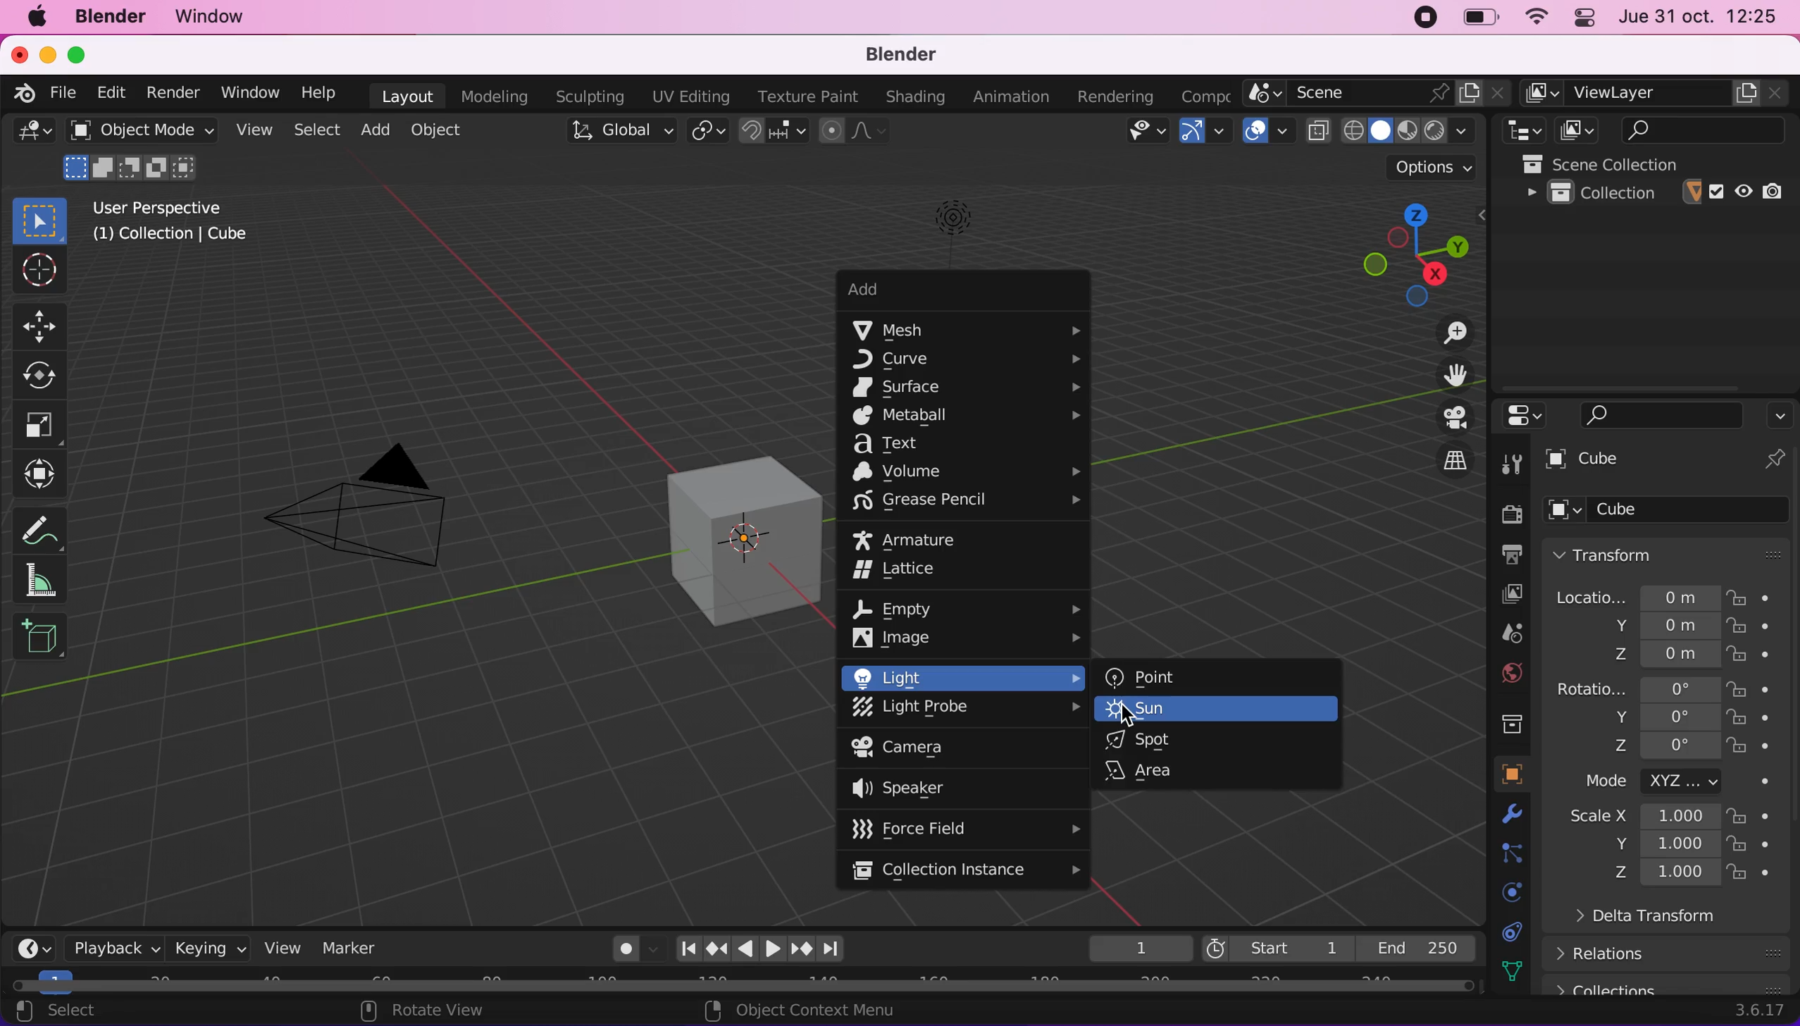  Describe the element at coordinates (1670, 553) in the screenshot. I see `transform` at that location.